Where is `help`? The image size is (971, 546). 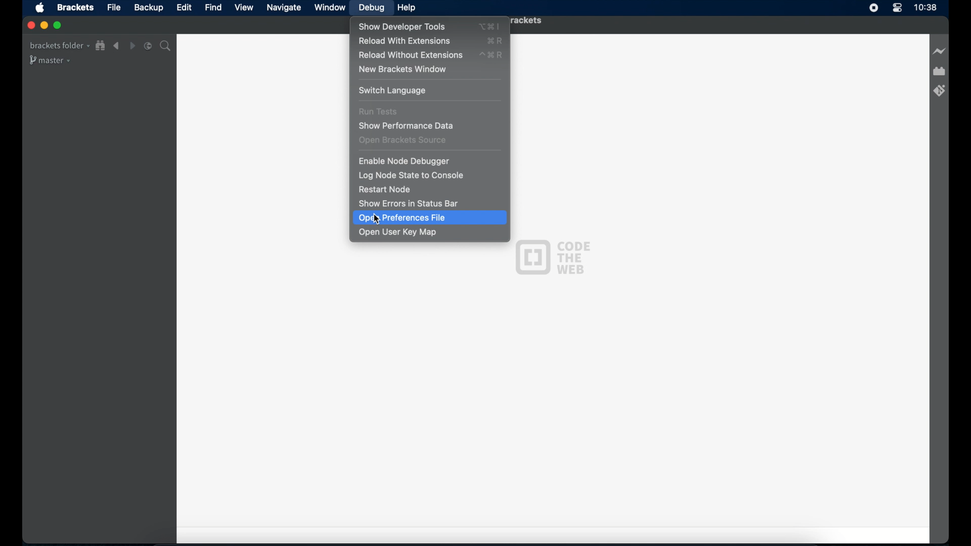
help is located at coordinates (407, 9).